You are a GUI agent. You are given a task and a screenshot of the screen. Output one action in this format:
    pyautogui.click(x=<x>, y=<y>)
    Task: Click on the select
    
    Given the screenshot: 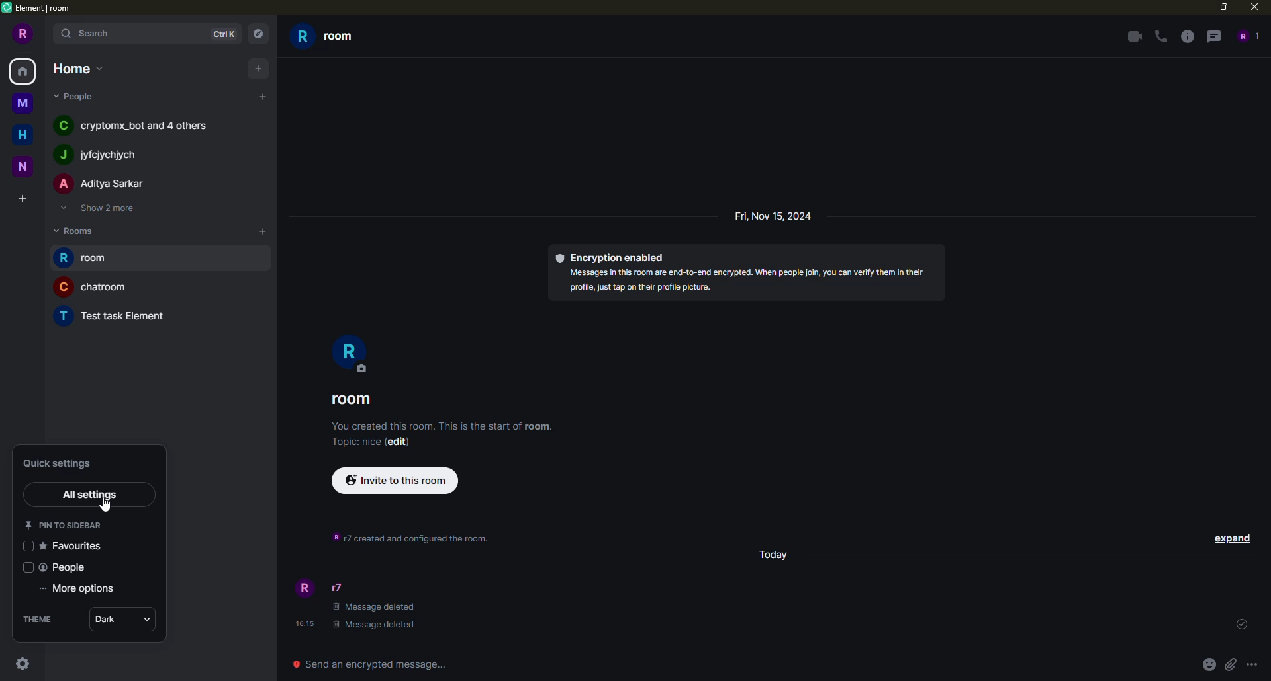 What is the action you would take?
    pyautogui.click(x=24, y=567)
    